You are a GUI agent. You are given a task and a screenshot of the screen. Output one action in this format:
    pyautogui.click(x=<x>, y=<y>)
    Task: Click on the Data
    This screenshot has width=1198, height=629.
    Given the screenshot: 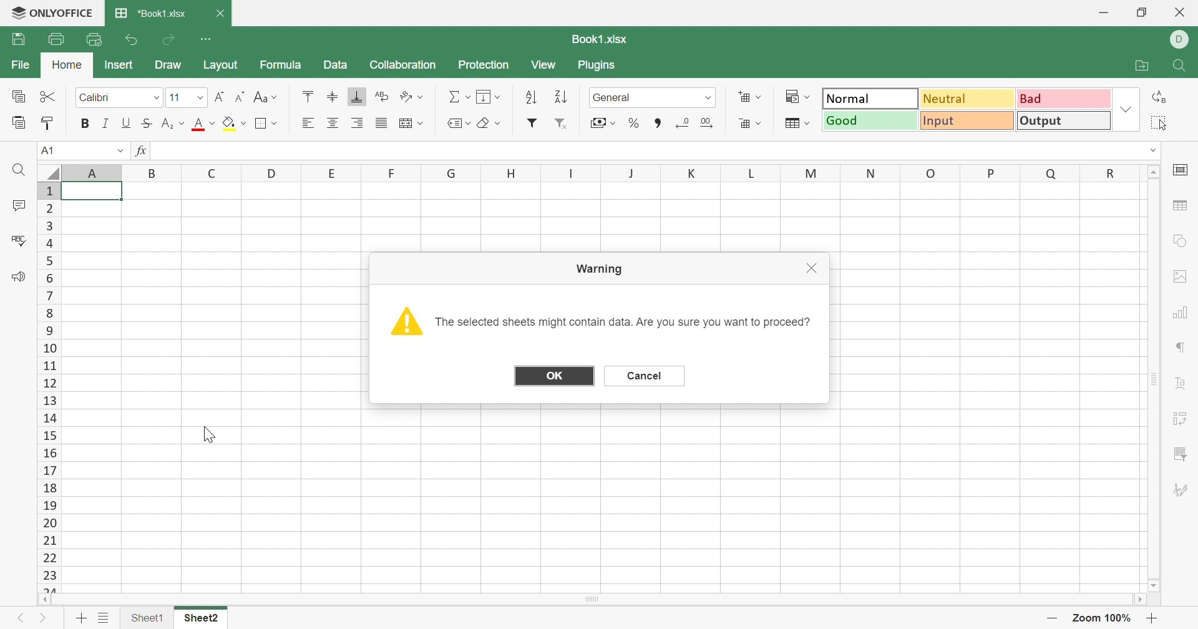 What is the action you would take?
    pyautogui.click(x=334, y=64)
    